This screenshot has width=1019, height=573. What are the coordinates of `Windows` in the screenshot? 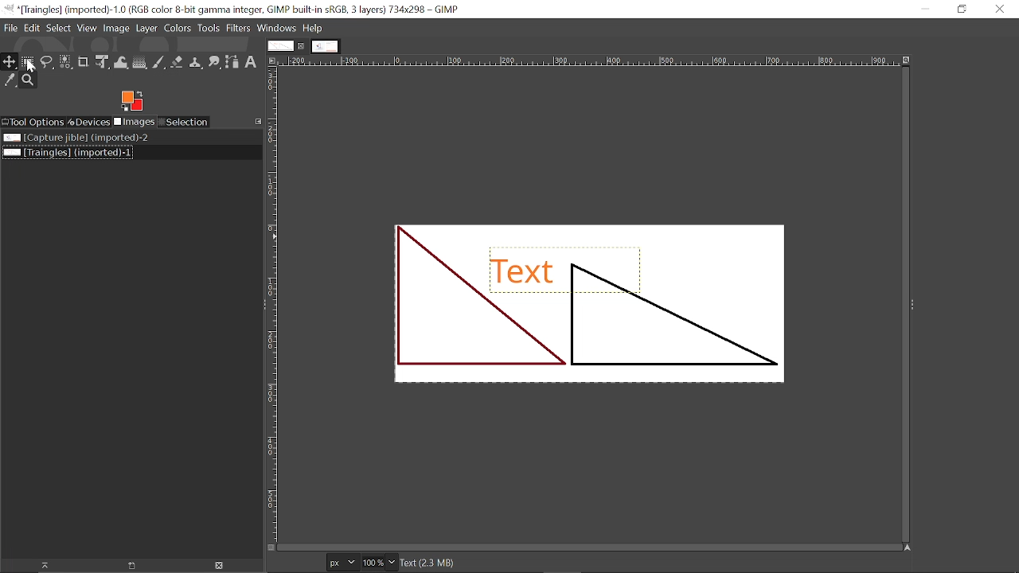 It's located at (276, 29).